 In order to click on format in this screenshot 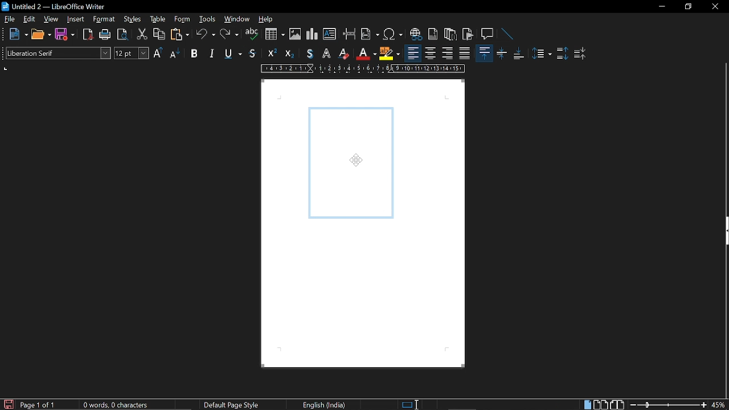, I will do `click(105, 20)`.